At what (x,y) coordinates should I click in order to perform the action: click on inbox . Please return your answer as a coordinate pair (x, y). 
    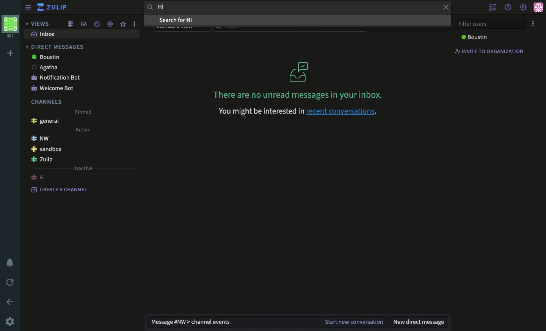
    Looking at the image, I should click on (44, 34).